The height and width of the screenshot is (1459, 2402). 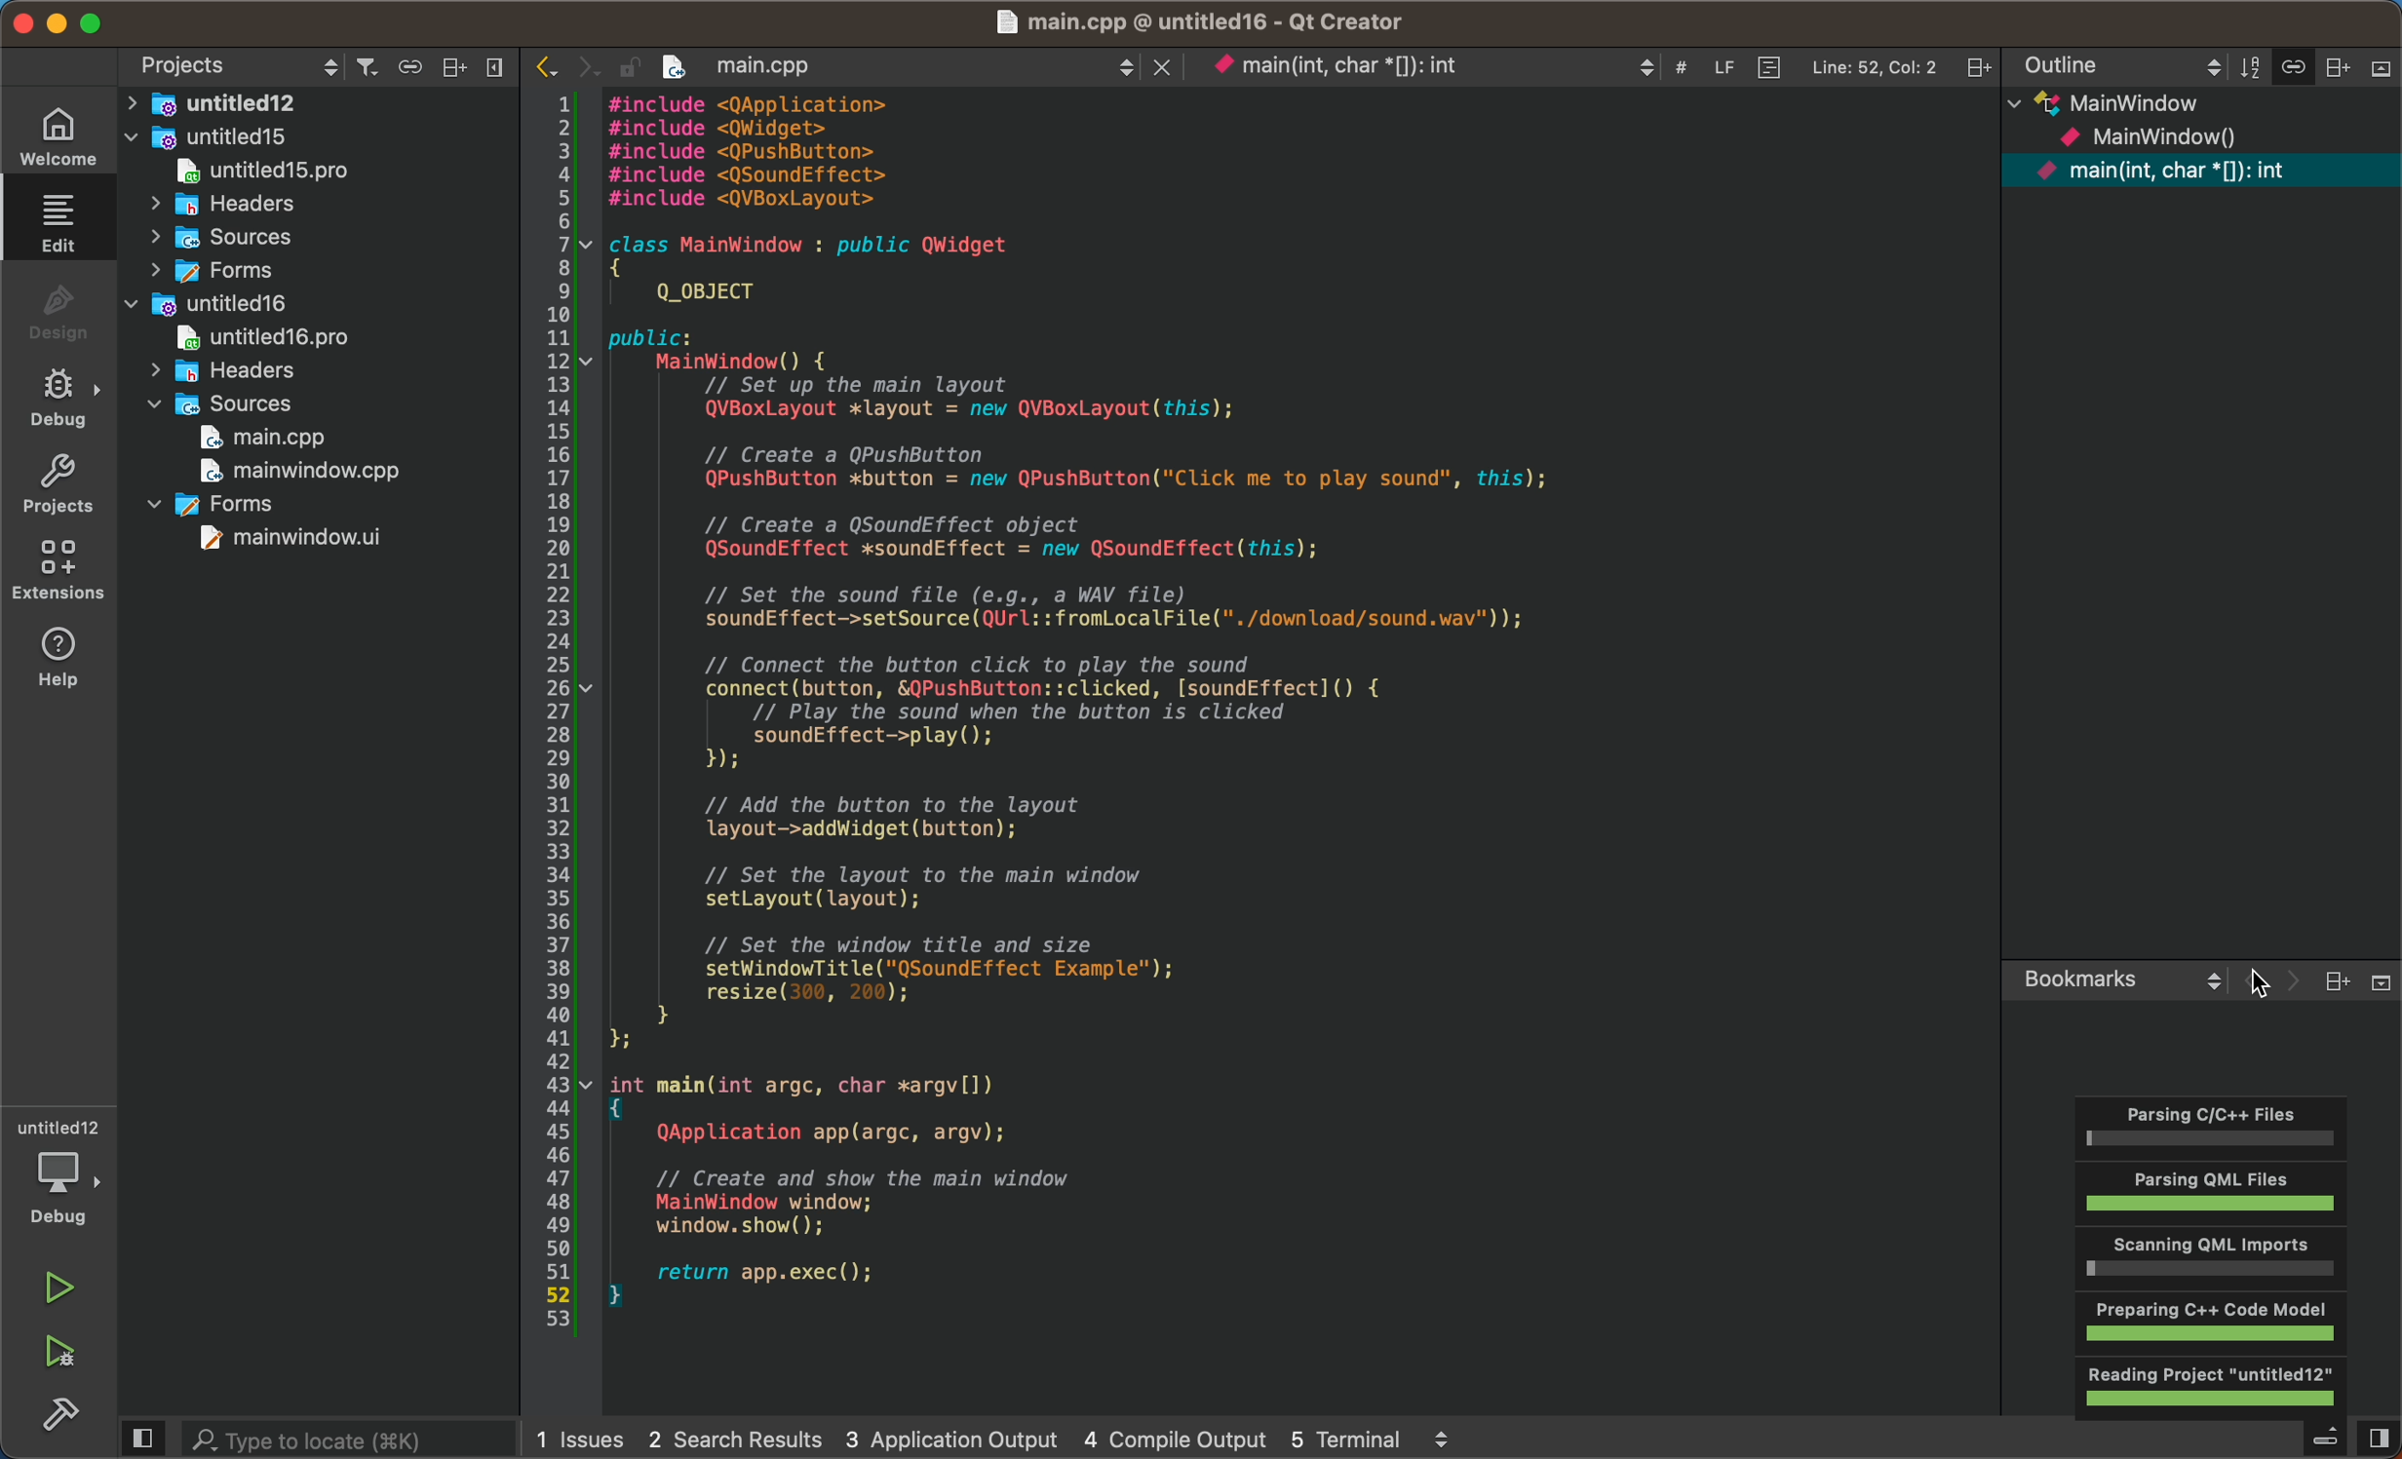 What do you see at coordinates (55, 140) in the screenshot?
I see `welocme` at bounding box center [55, 140].